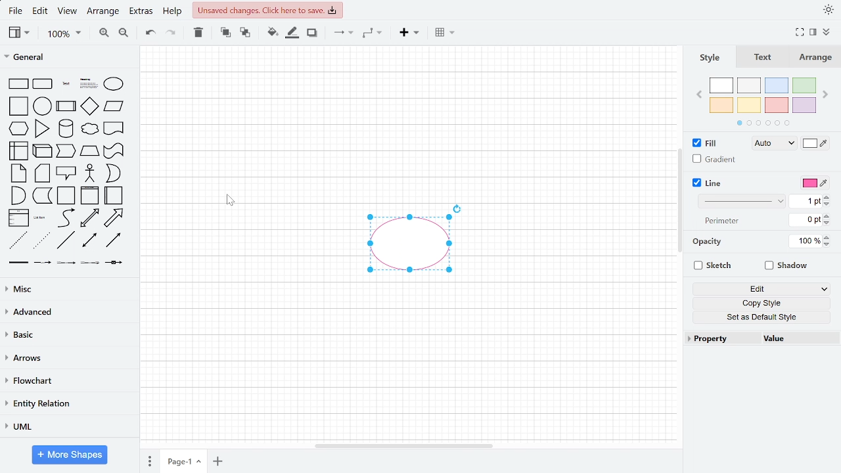  Describe the element at coordinates (17, 107) in the screenshot. I see `square` at that location.